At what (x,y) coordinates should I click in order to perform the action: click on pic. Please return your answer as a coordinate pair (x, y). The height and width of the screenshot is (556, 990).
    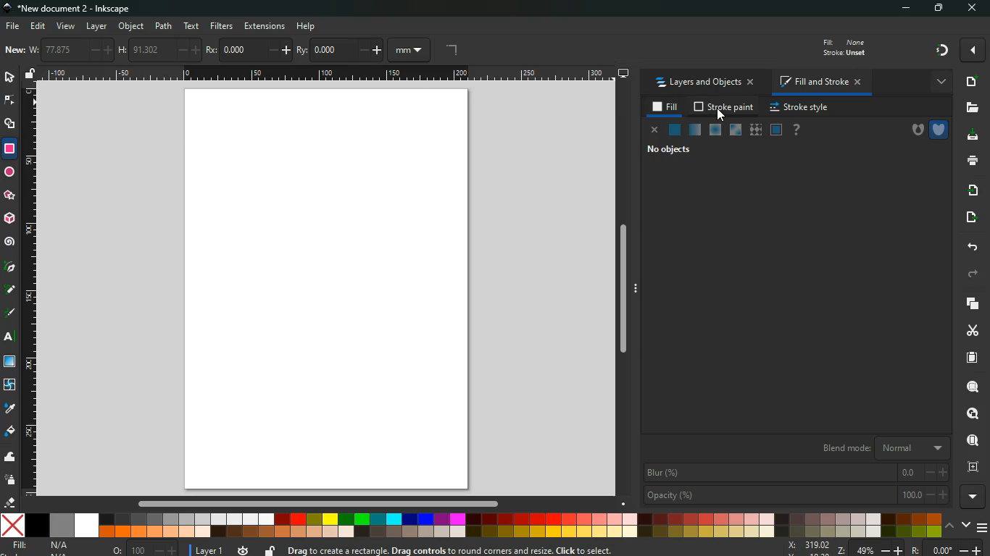
    Looking at the image, I should click on (11, 268).